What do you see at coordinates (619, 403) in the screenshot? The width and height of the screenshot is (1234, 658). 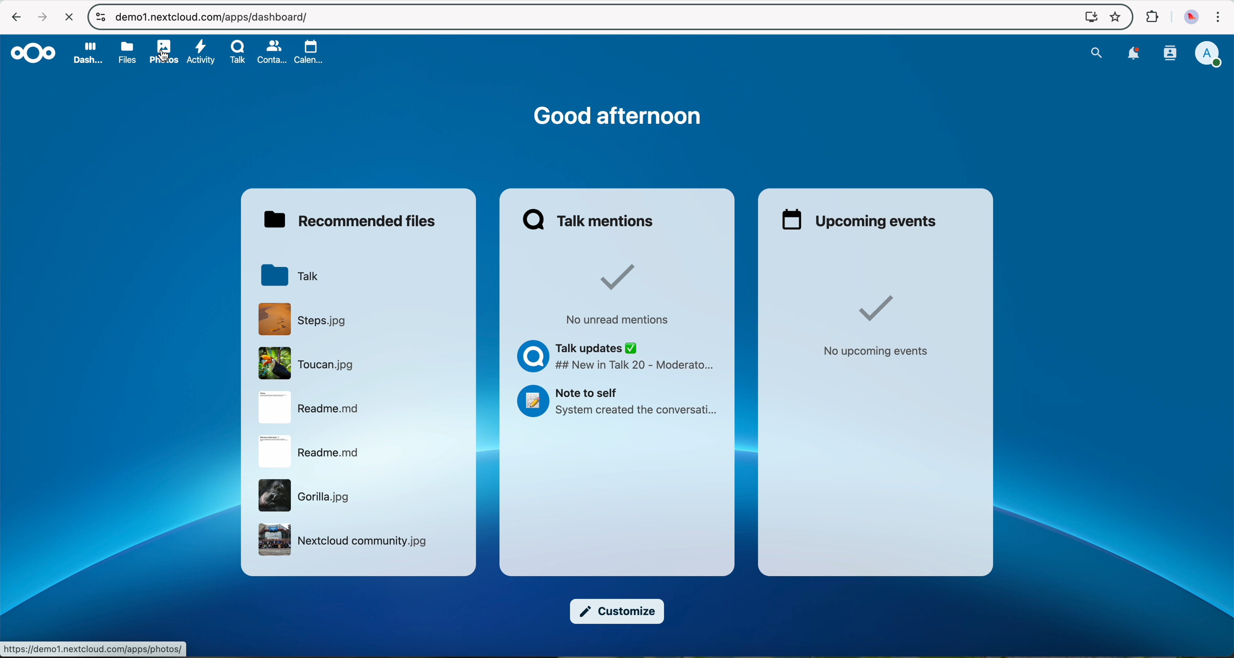 I see `Note to self` at bounding box center [619, 403].